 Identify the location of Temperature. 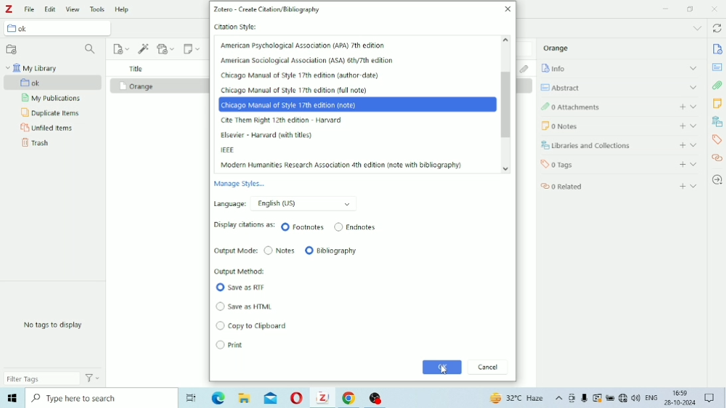
(518, 399).